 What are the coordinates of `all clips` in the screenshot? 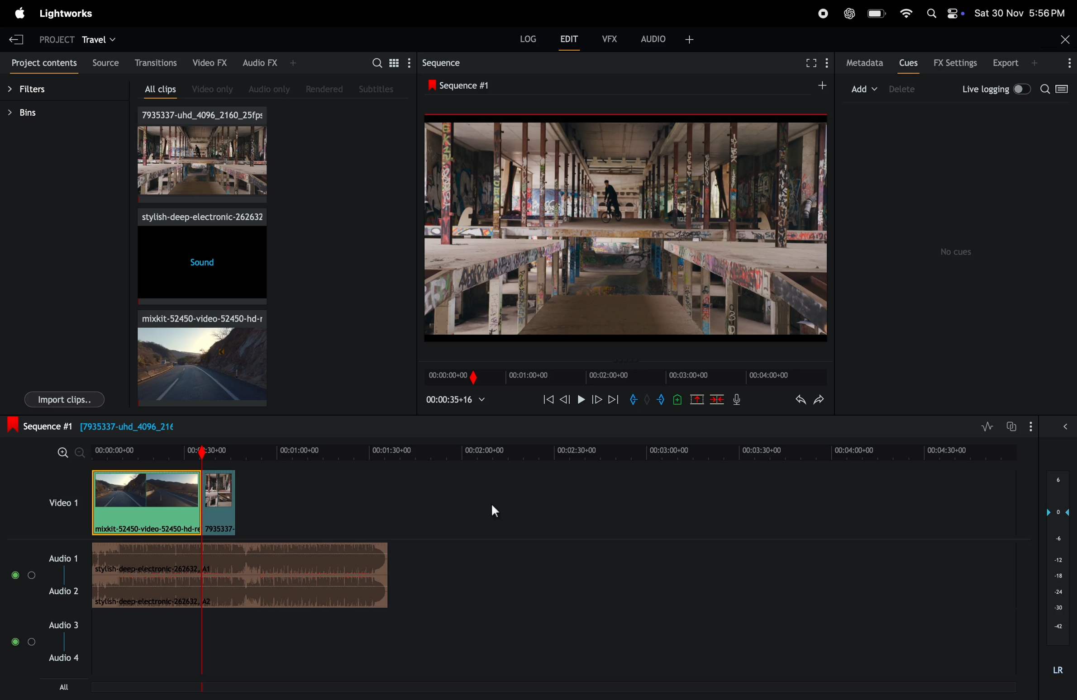 It's located at (155, 90).